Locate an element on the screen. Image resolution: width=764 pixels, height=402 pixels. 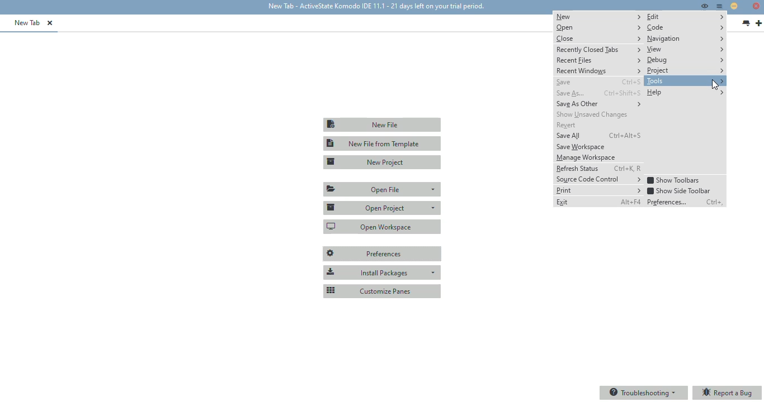
open is located at coordinates (598, 27).